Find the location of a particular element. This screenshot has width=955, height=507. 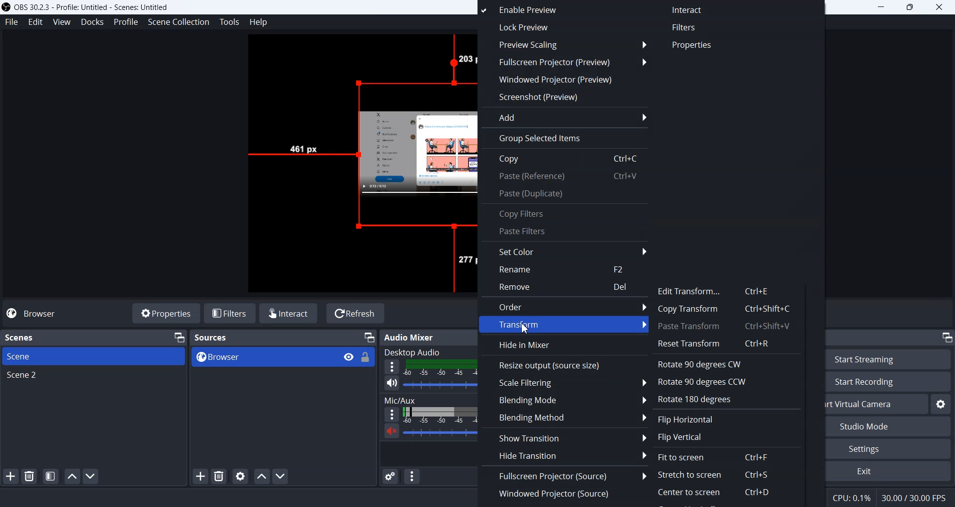

Mic/aux is located at coordinates (429, 399).